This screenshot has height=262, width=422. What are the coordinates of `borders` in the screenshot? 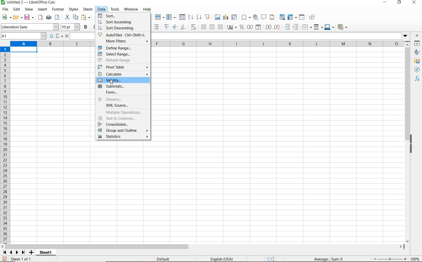 It's located at (307, 27).